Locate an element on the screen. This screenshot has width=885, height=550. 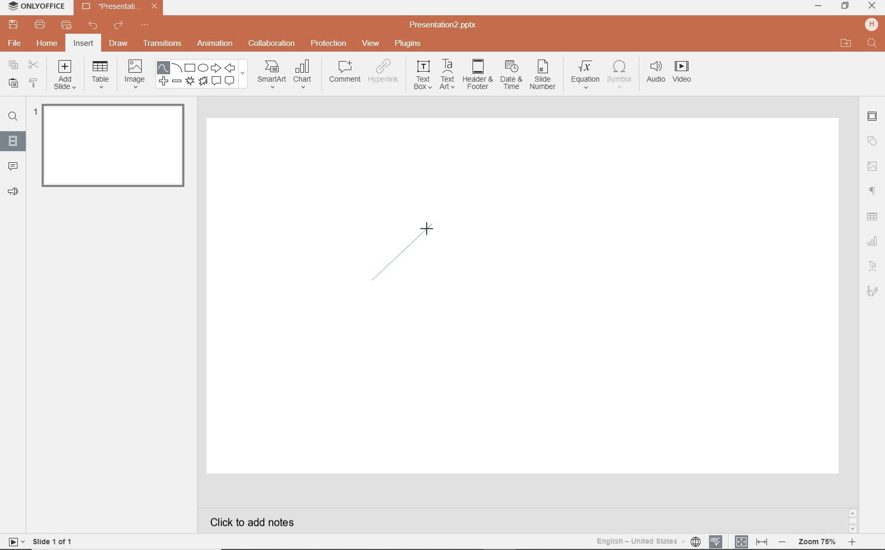
COPY is located at coordinates (11, 65).